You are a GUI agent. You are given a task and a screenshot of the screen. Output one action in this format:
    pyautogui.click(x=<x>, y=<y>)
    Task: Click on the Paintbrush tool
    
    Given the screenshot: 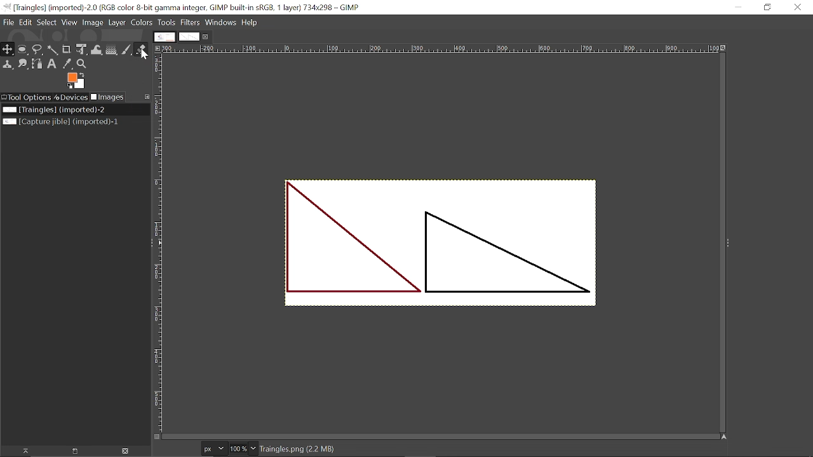 What is the action you would take?
    pyautogui.click(x=127, y=50)
    